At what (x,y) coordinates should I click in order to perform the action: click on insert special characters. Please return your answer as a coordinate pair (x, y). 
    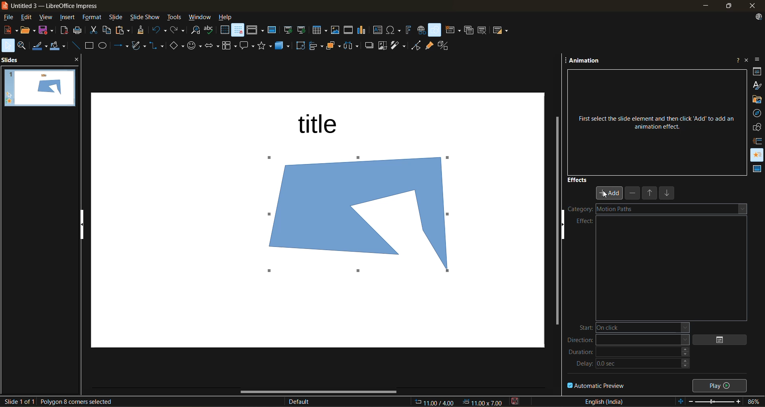
    Looking at the image, I should click on (394, 31).